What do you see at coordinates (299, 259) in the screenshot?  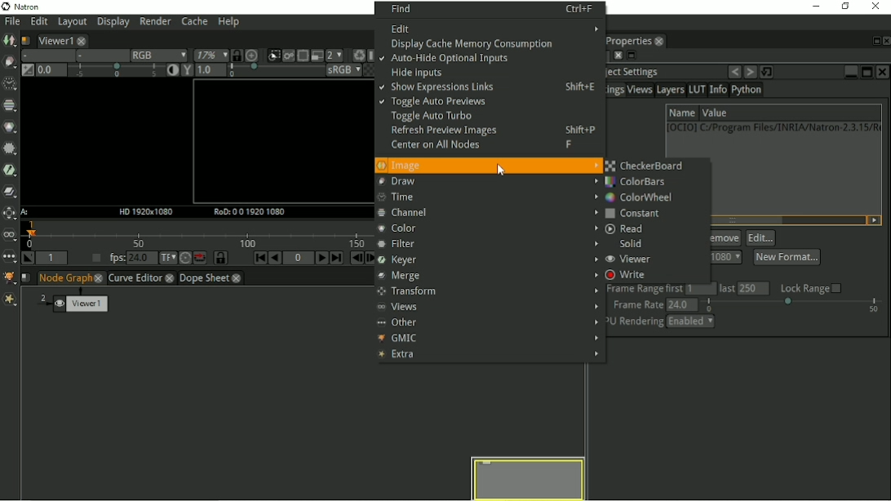 I see `Current frame` at bounding box center [299, 259].